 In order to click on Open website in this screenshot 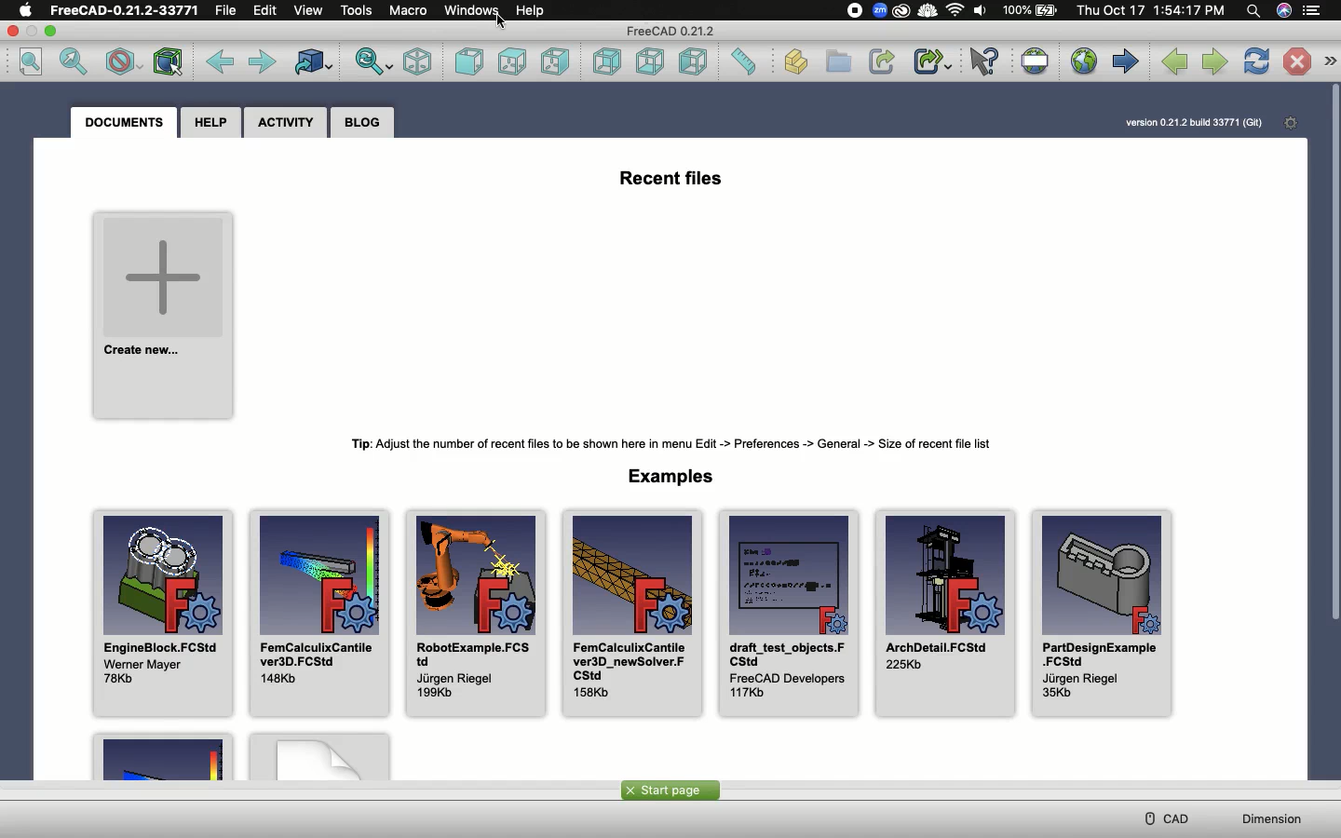, I will do `click(1083, 62)`.